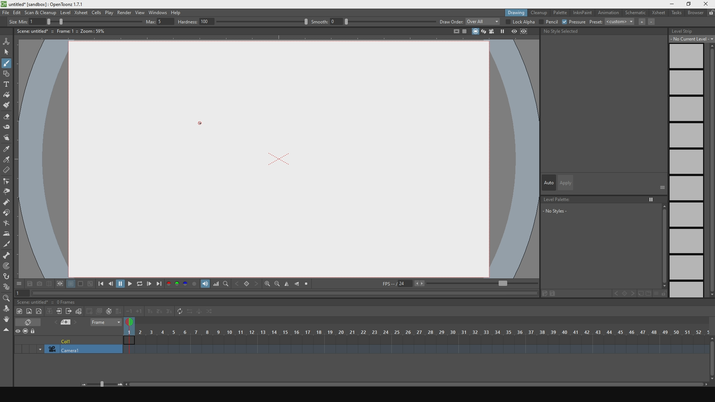 Image resolution: width=715 pixels, height=402 pixels. What do you see at coordinates (474, 33) in the screenshot?
I see `stop` at bounding box center [474, 33].